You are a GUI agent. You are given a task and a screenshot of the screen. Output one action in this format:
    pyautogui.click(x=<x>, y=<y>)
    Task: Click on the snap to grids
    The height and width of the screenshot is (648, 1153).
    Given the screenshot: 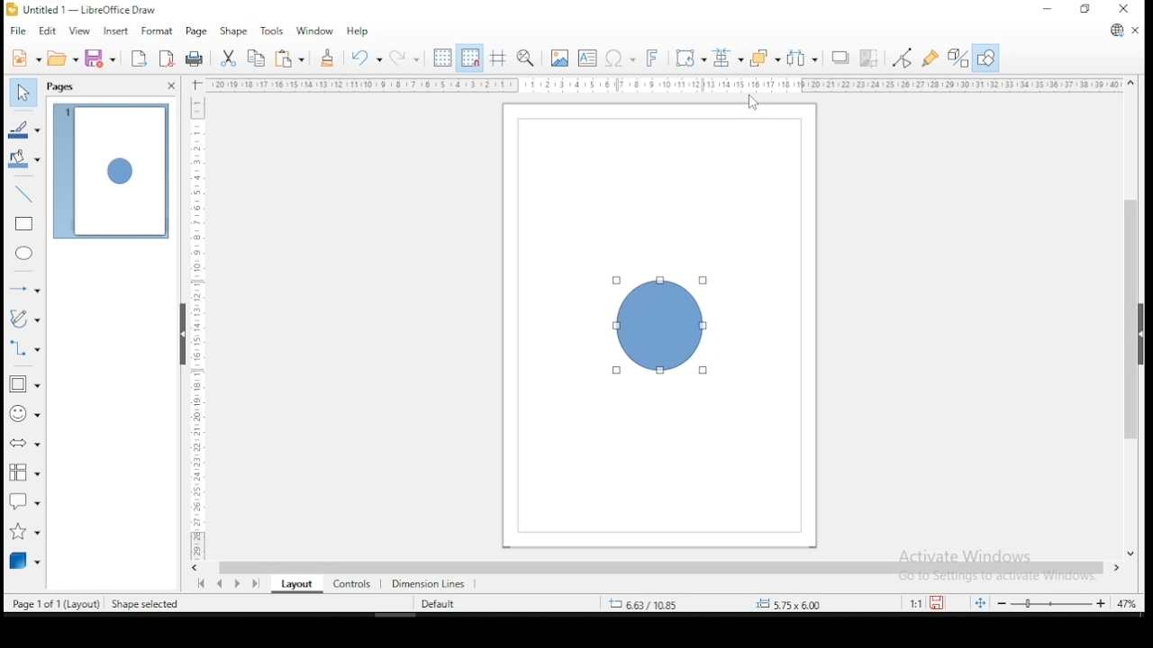 What is the action you would take?
    pyautogui.click(x=469, y=58)
    